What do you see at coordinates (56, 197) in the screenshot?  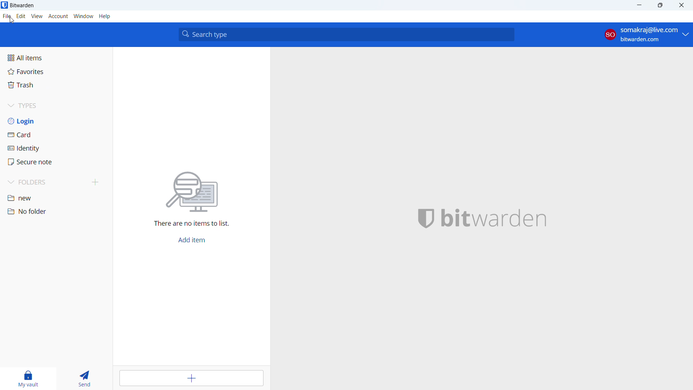 I see `folder 1` at bounding box center [56, 197].